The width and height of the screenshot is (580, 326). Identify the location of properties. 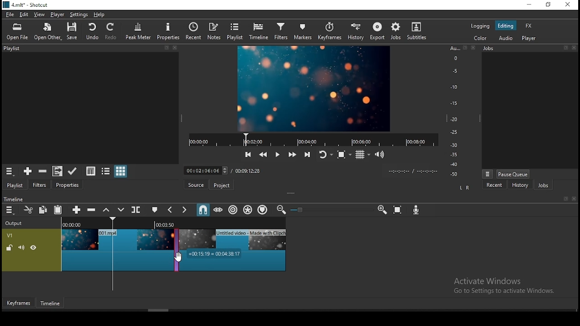
(168, 31).